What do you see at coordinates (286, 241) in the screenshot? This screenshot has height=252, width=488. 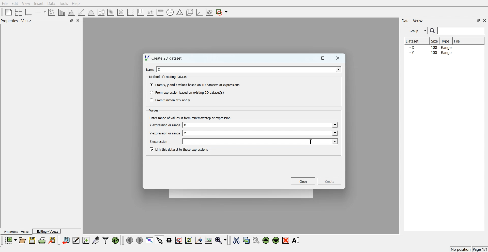 I see `Remove the selected widget` at bounding box center [286, 241].